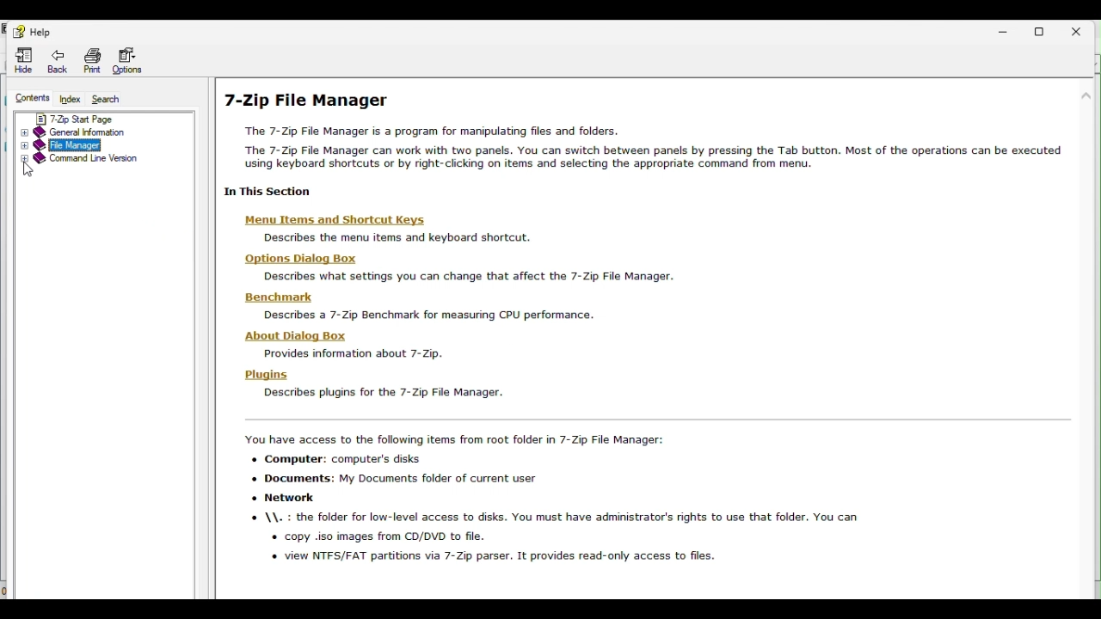  I want to click on Cursor, so click(34, 169).